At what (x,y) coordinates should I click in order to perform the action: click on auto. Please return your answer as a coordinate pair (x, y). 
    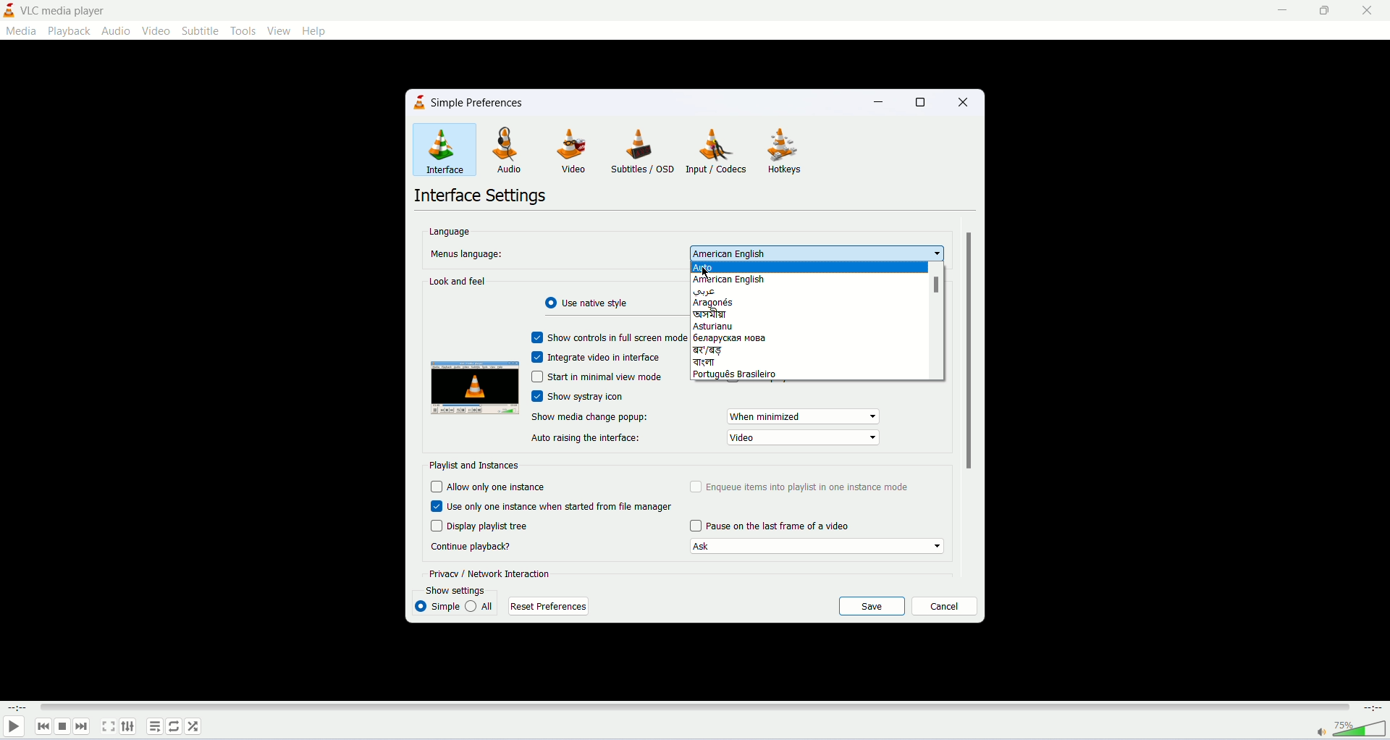
    Looking at the image, I should click on (809, 267).